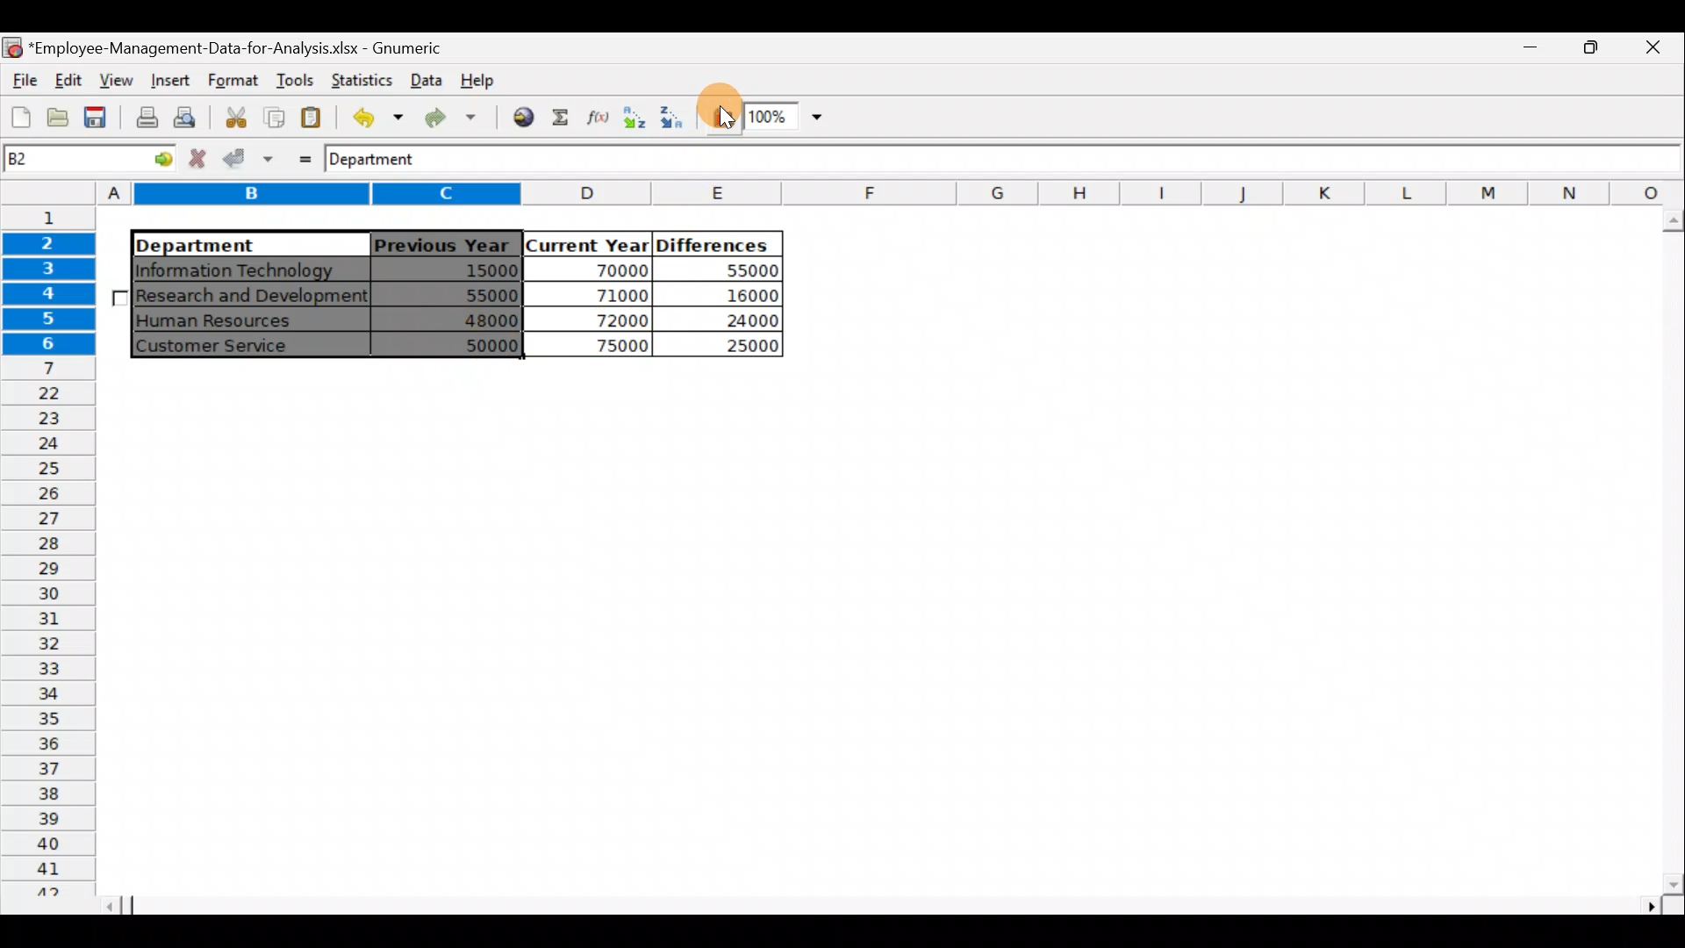 The image size is (1685, 948). What do you see at coordinates (56, 120) in the screenshot?
I see `Open a file` at bounding box center [56, 120].